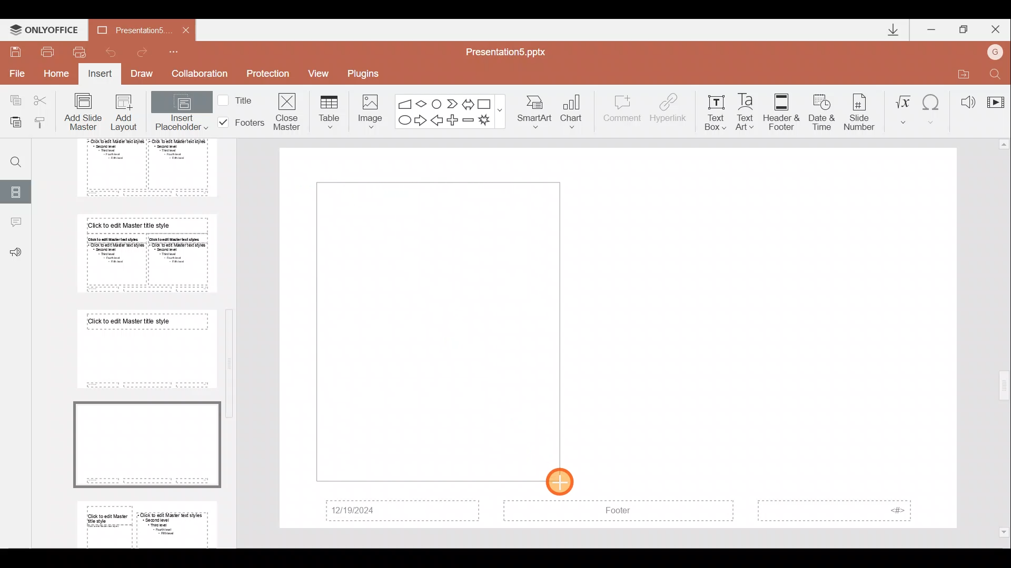  What do you see at coordinates (328, 111) in the screenshot?
I see `Table` at bounding box center [328, 111].